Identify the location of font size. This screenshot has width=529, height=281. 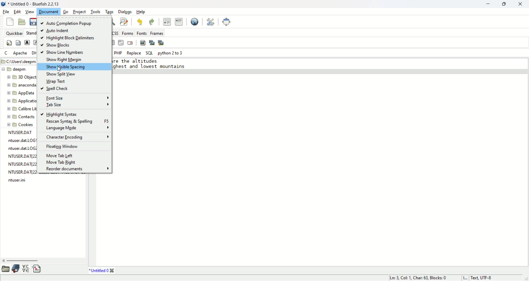
(77, 98).